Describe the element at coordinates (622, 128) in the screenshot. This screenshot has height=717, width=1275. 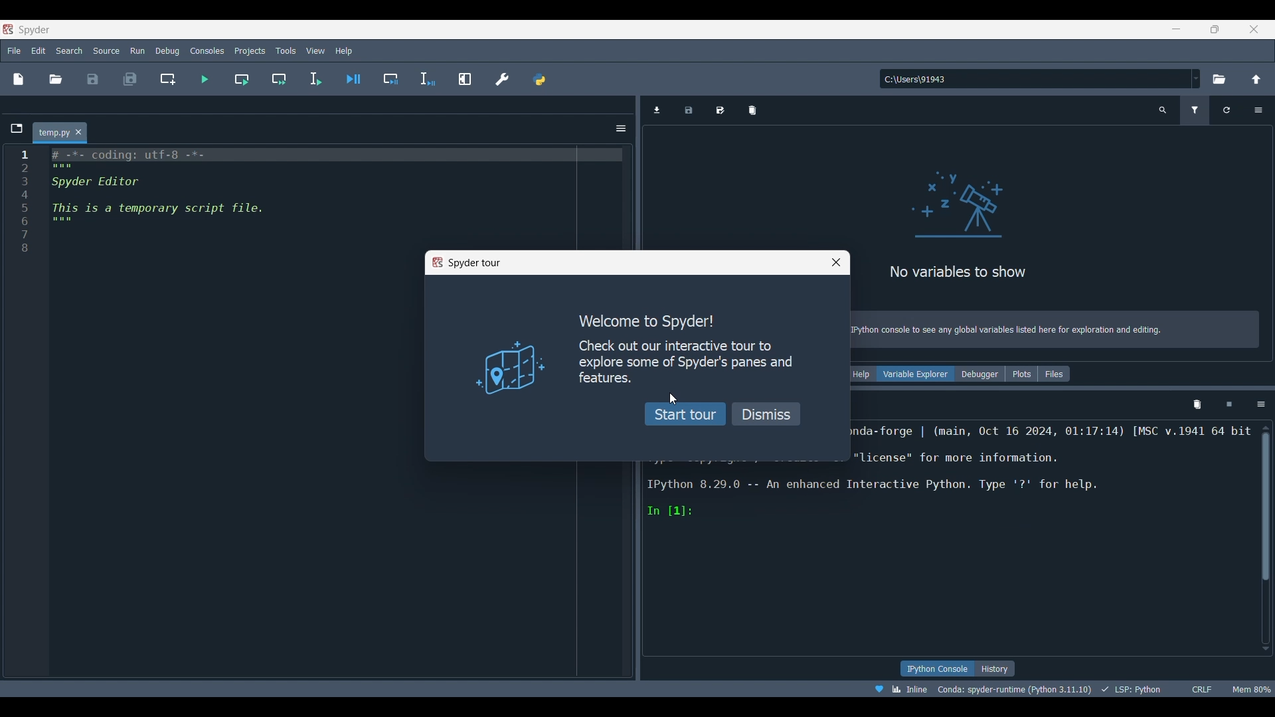
I see `menu` at that location.